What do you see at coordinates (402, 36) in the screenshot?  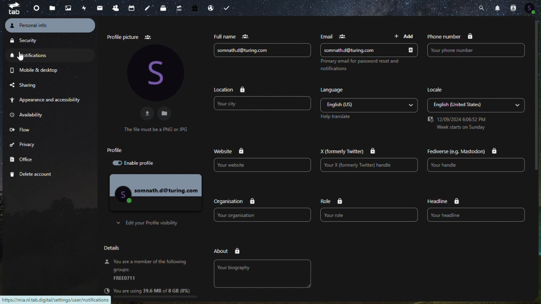 I see `ADD` at bounding box center [402, 36].